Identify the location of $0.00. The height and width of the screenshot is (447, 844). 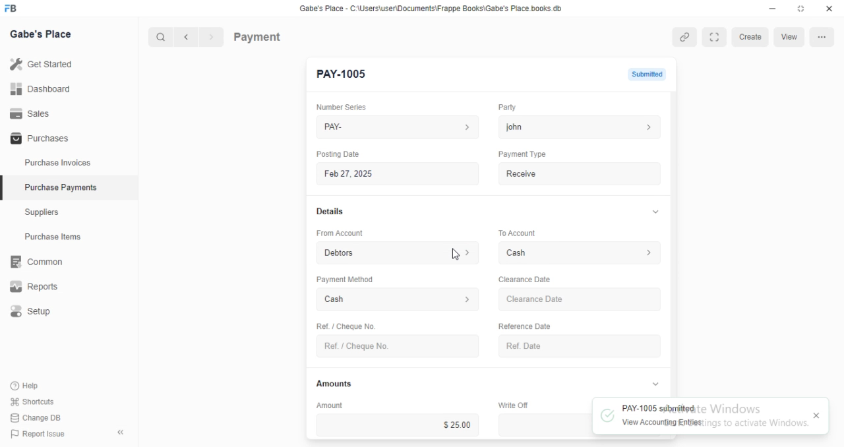
(545, 425).